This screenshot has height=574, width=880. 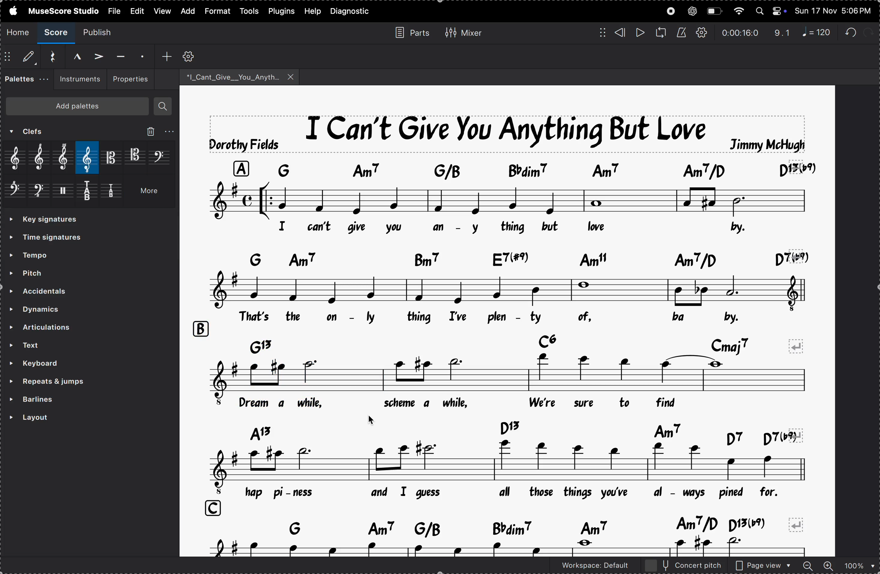 What do you see at coordinates (782, 33) in the screenshot?
I see `redo` at bounding box center [782, 33].